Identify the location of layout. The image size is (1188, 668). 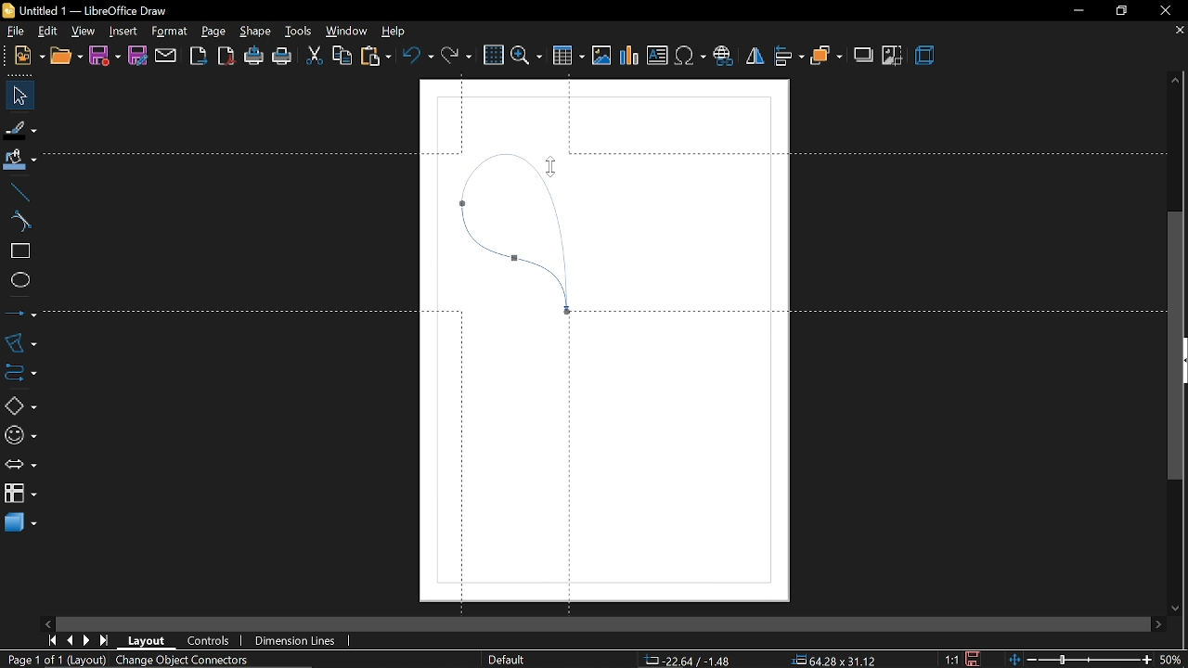
(148, 641).